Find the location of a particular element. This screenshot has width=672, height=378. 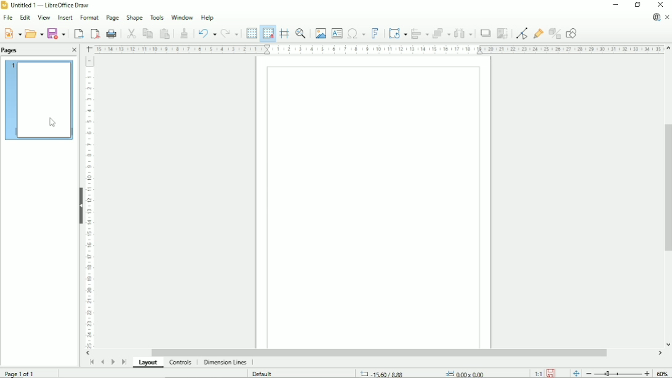

Scroll to last page is located at coordinates (124, 361).